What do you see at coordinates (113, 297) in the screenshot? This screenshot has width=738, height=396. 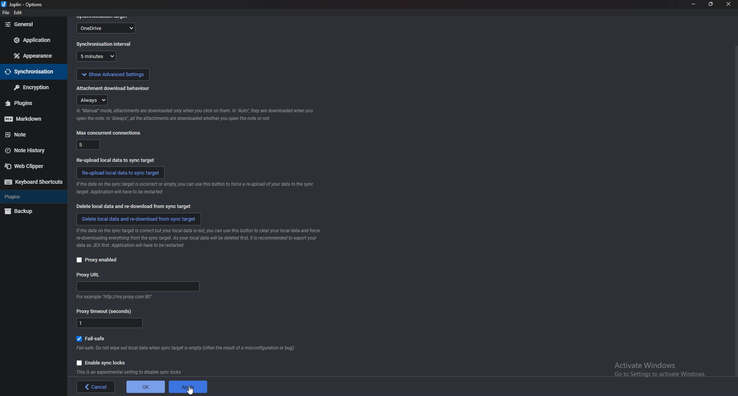 I see `info` at bounding box center [113, 297].